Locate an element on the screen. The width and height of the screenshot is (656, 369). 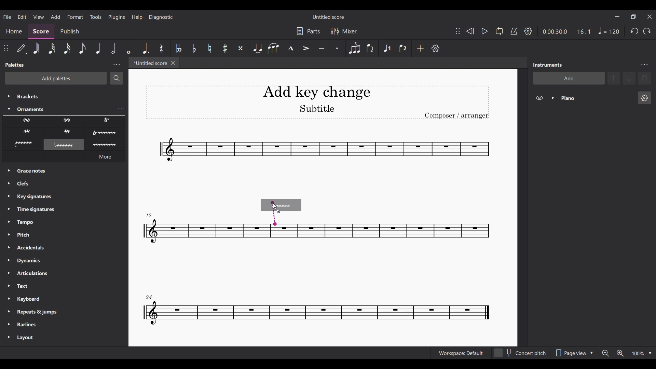
Selected ornament preview is located at coordinates (289, 205).